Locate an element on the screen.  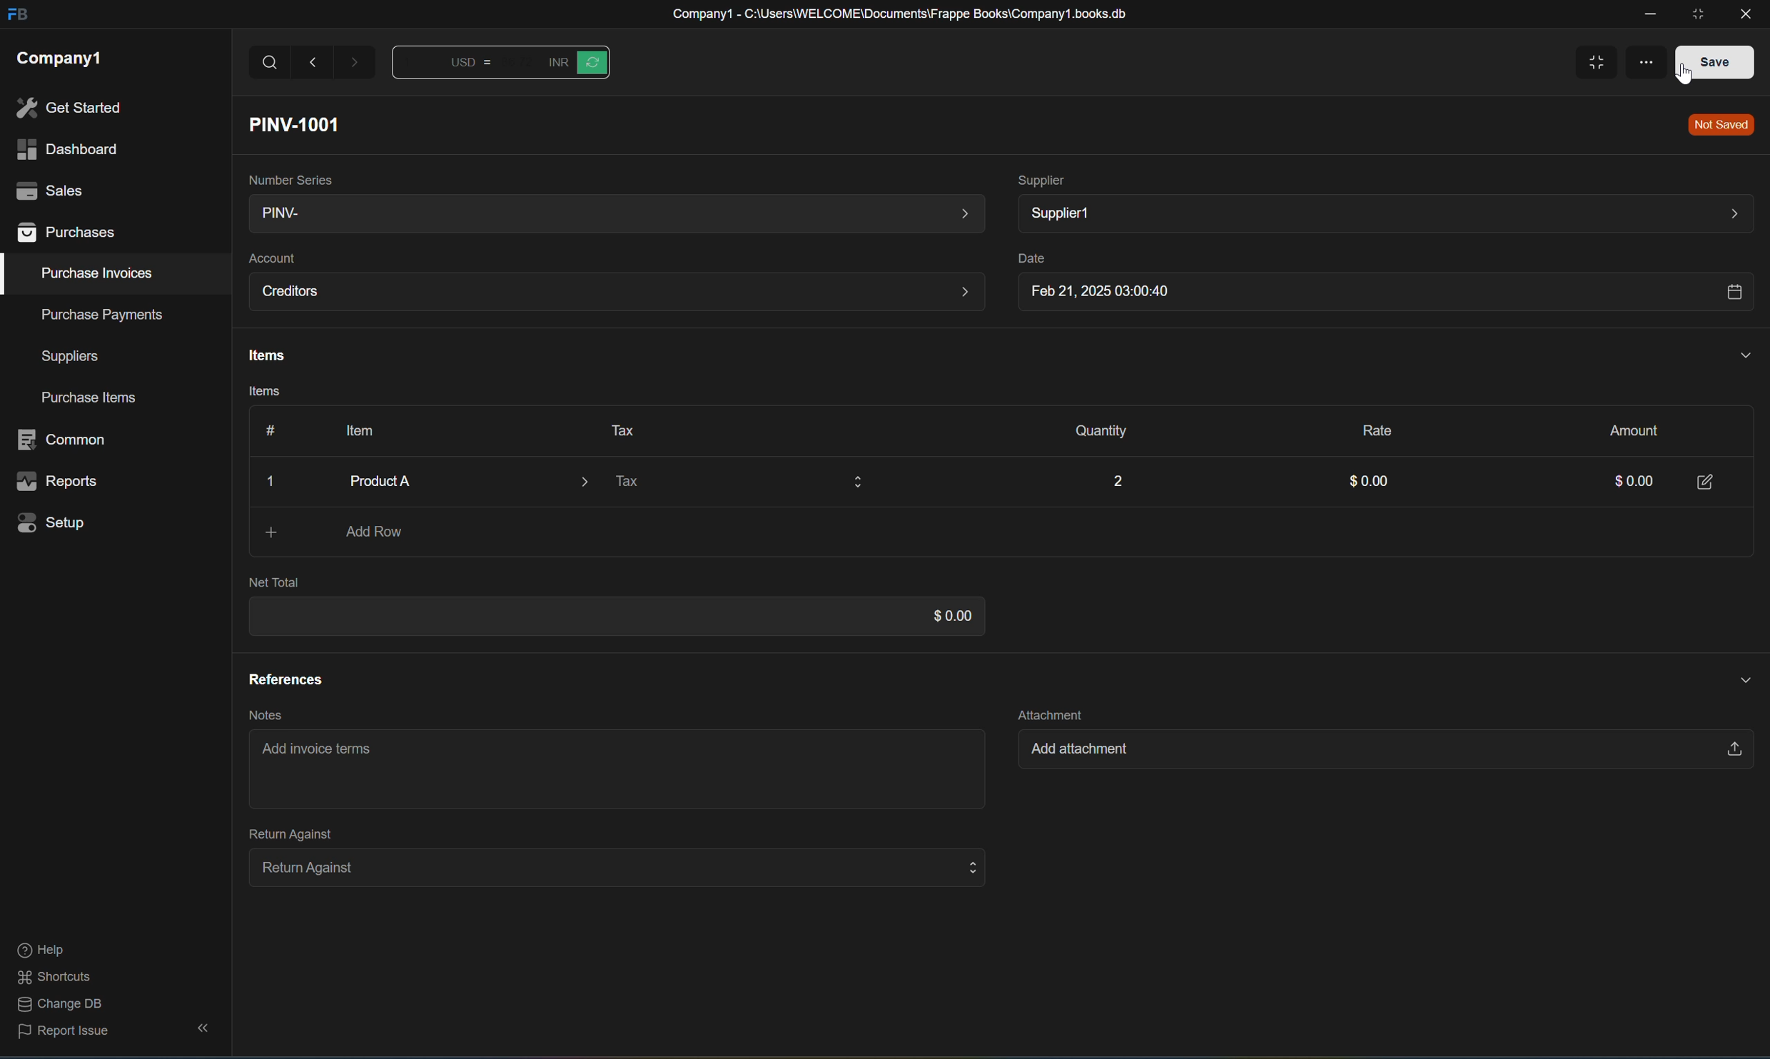
setup is located at coordinates (56, 522).